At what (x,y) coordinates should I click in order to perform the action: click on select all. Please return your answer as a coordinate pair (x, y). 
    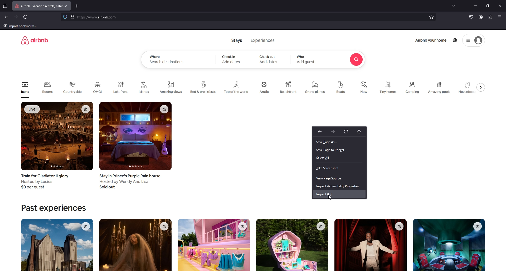
    Looking at the image, I should click on (339, 158).